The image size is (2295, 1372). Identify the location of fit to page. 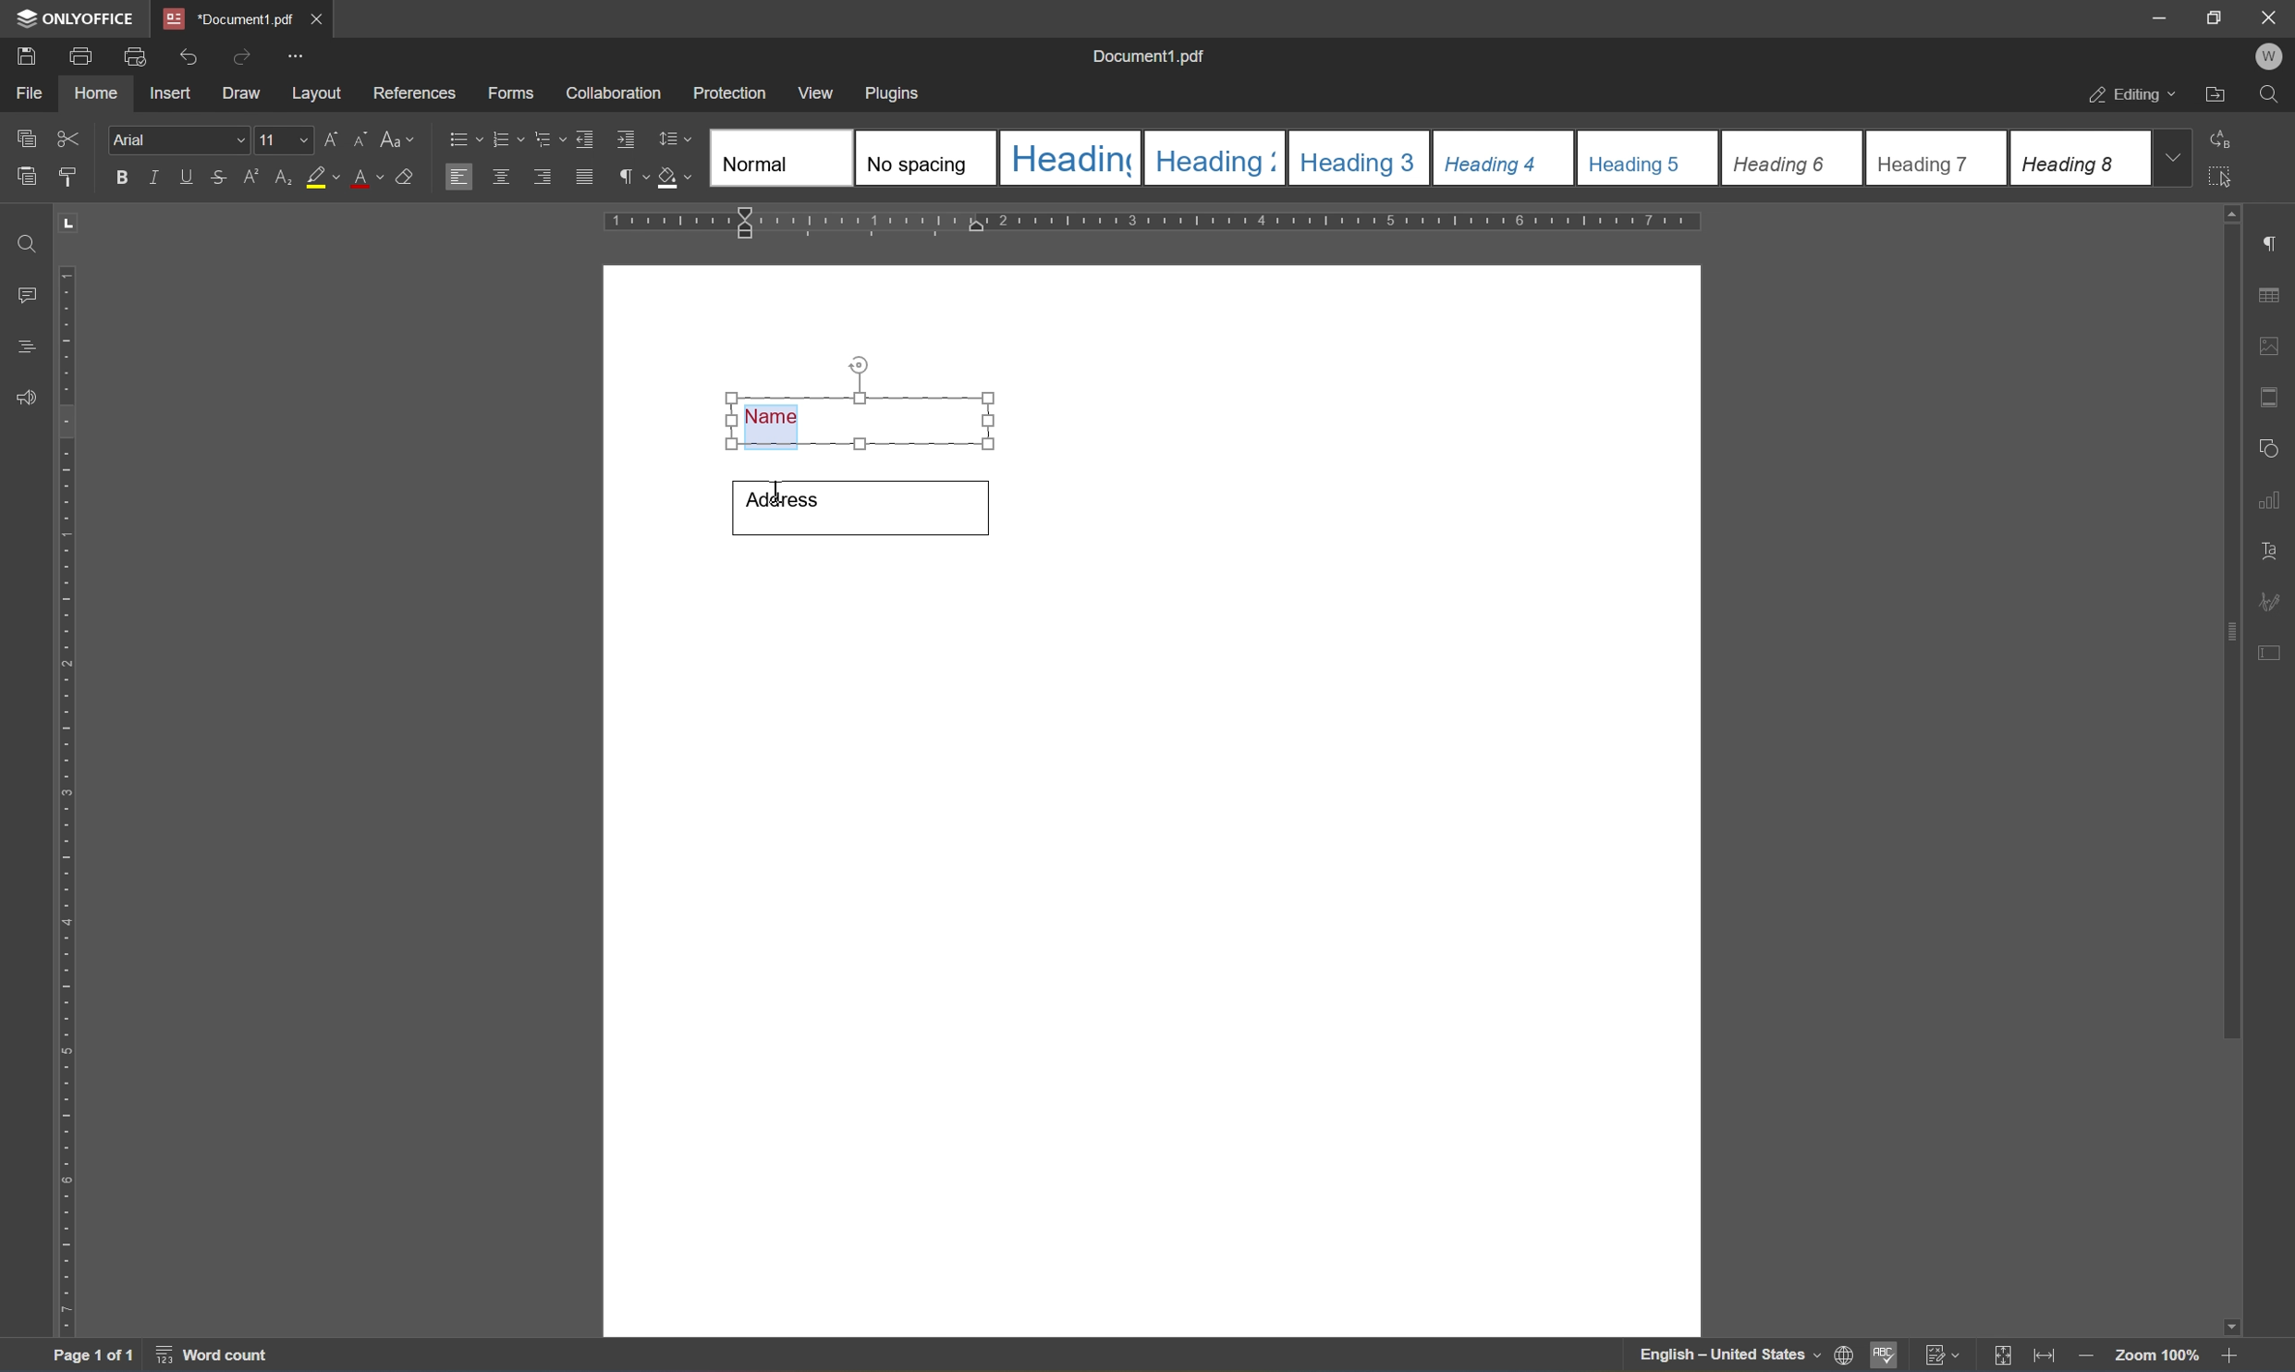
(2004, 1356).